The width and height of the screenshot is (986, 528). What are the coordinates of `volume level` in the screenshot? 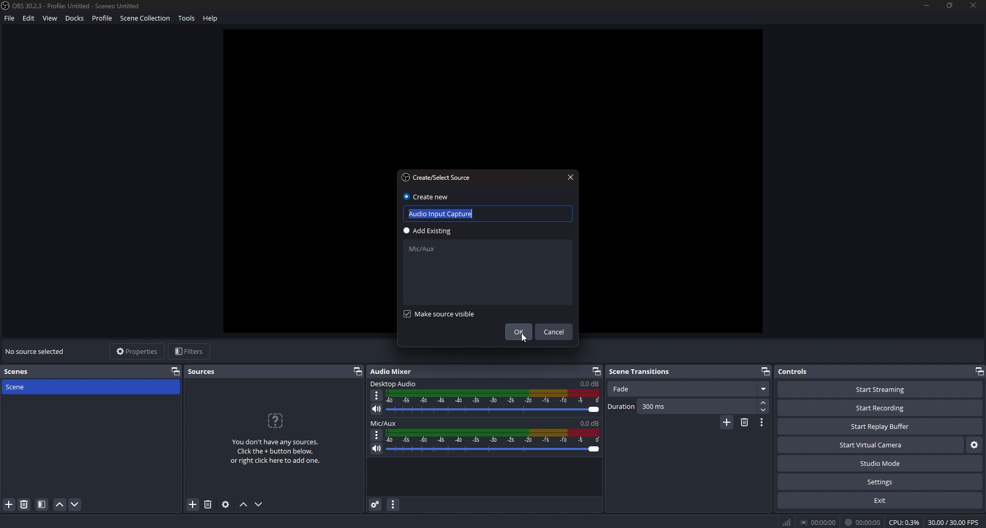 It's located at (589, 383).